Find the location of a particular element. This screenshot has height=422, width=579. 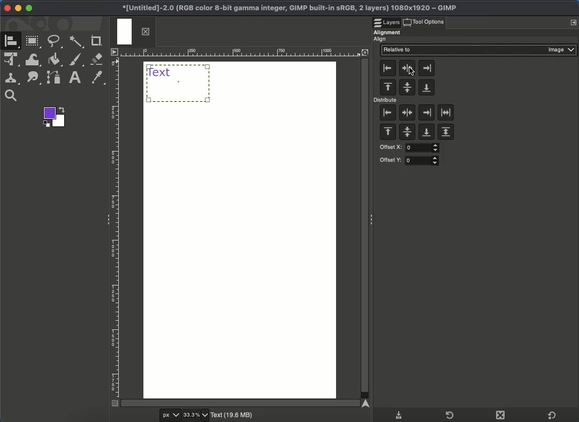

Alignment is located at coordinates (387, 31).